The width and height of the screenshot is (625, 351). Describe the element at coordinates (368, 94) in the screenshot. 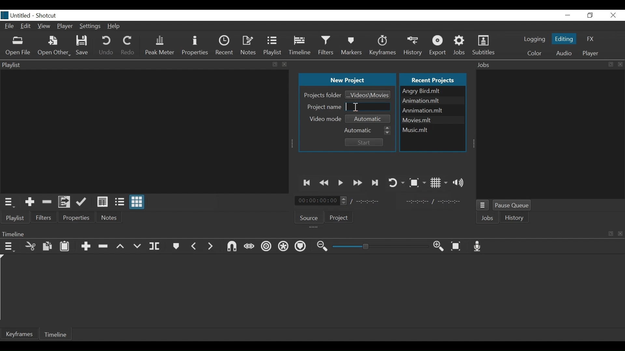

I see `Browse` at that location.